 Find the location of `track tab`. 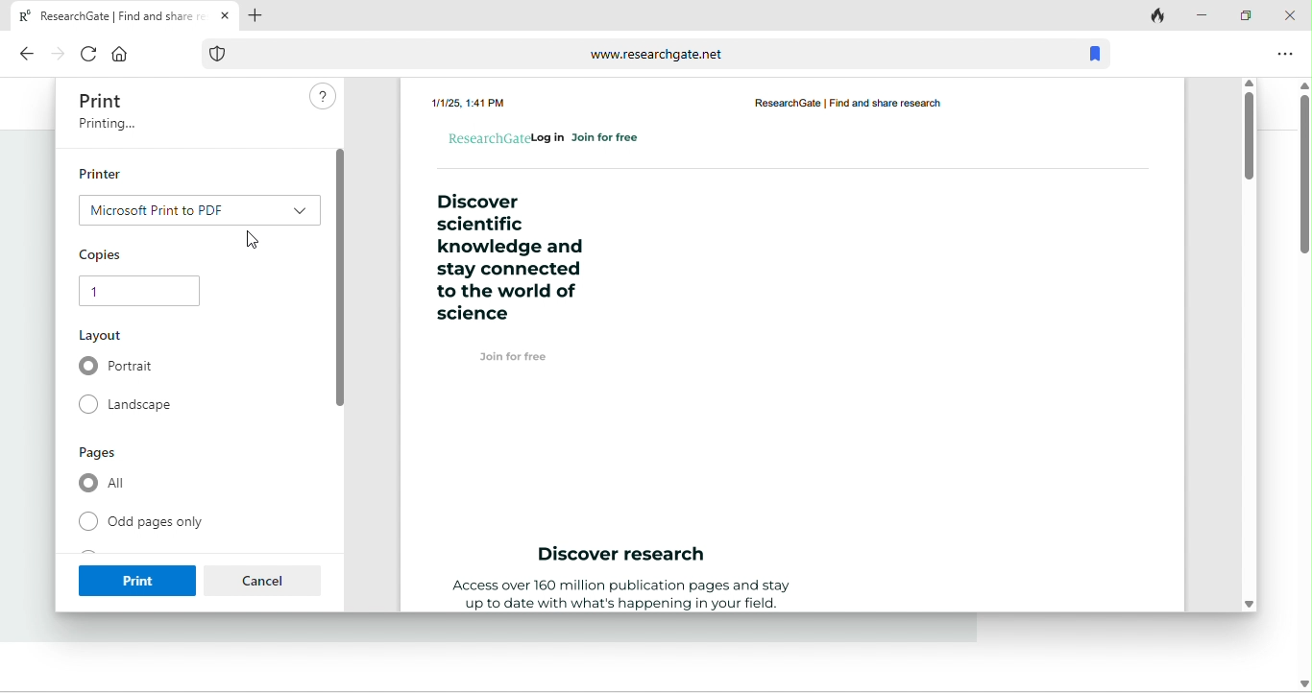

track tab is located at coordinates (1155, 14).